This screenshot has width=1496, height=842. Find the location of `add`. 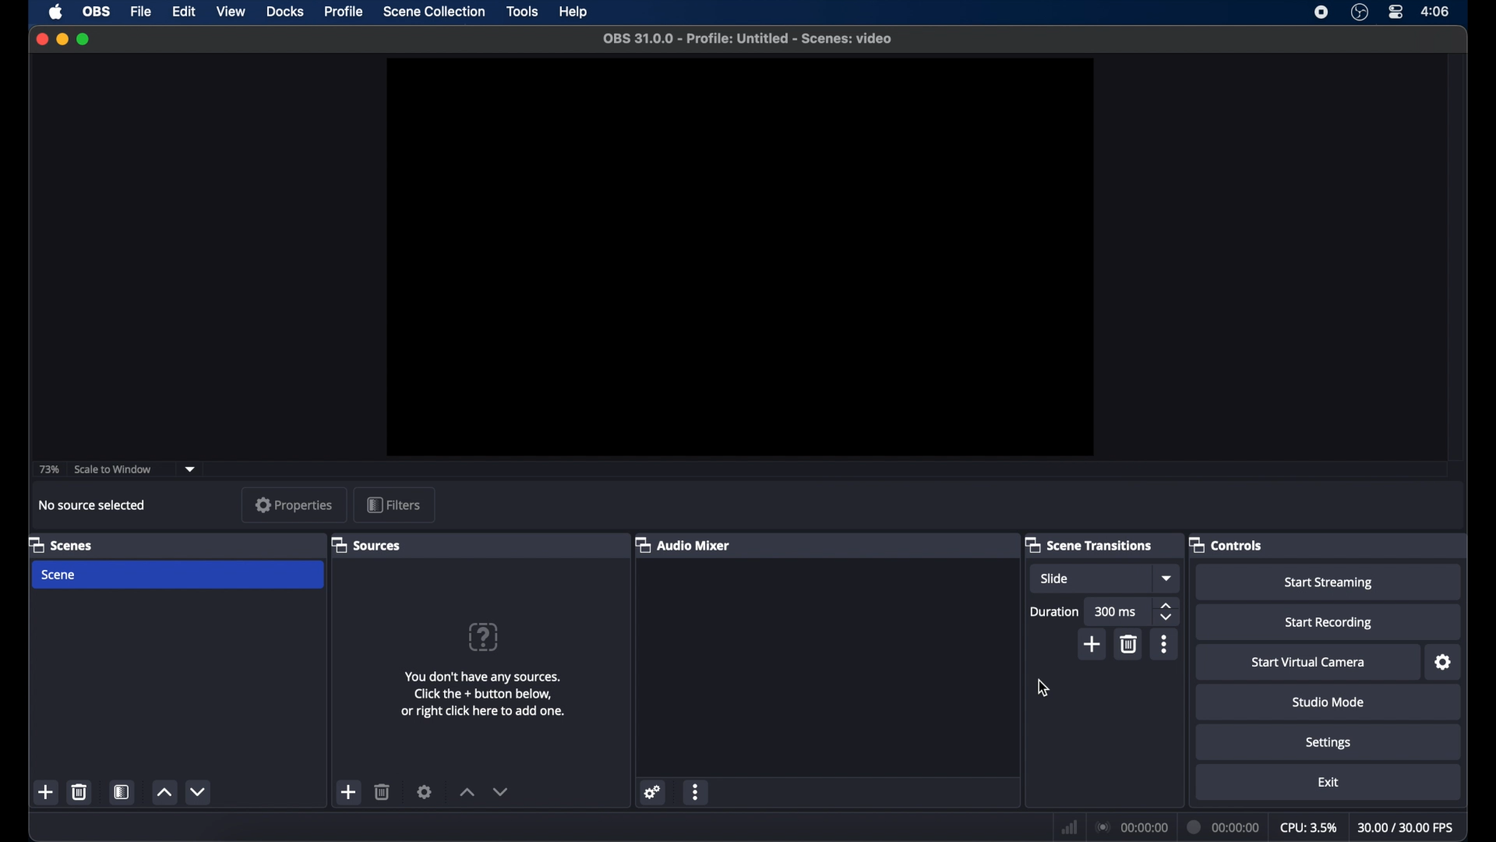

add is located at coordinates (1093, 645).